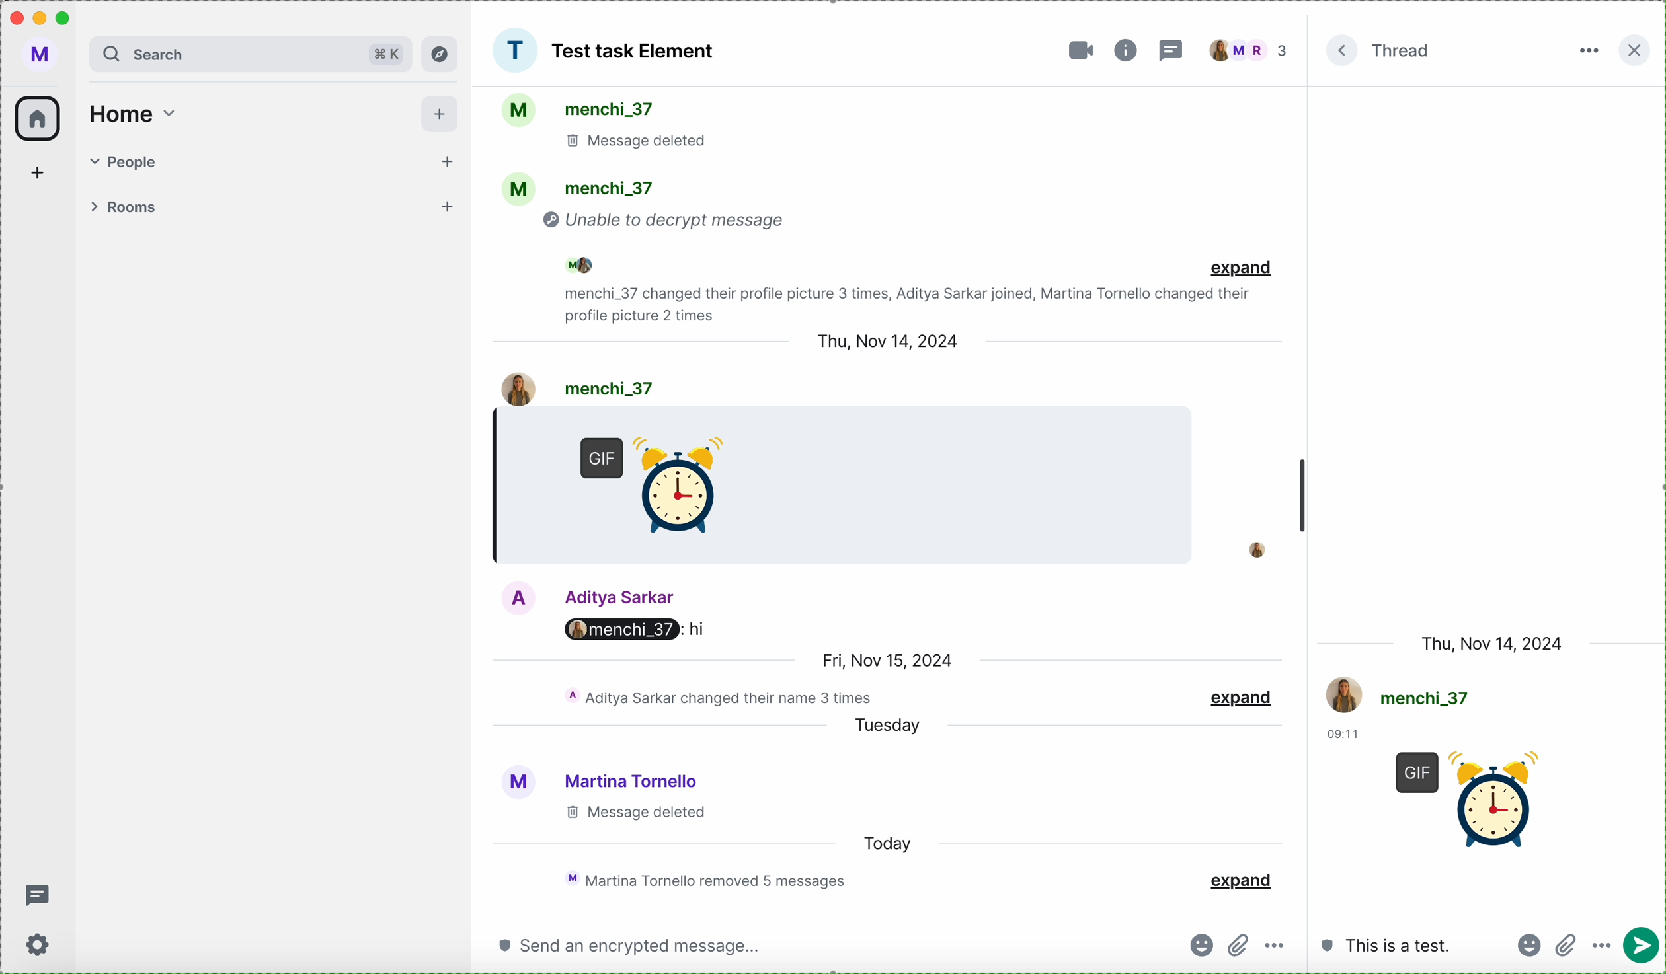  What do you see at coordinates (42, 20) in the screenshot?
I see `minimize program` at bounding box center [42, 20].